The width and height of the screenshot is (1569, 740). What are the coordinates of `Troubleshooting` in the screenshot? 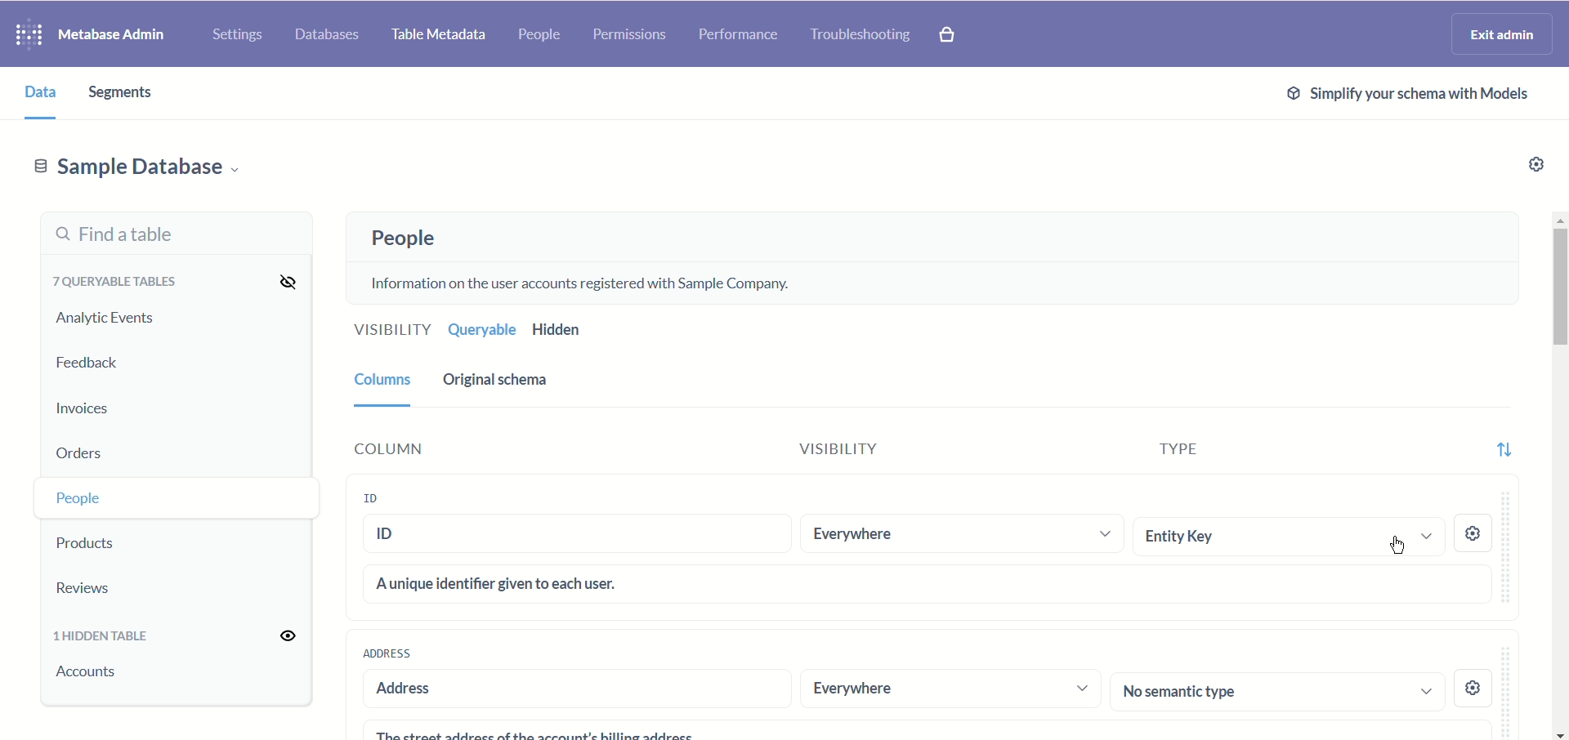 It's located at (860, 33).